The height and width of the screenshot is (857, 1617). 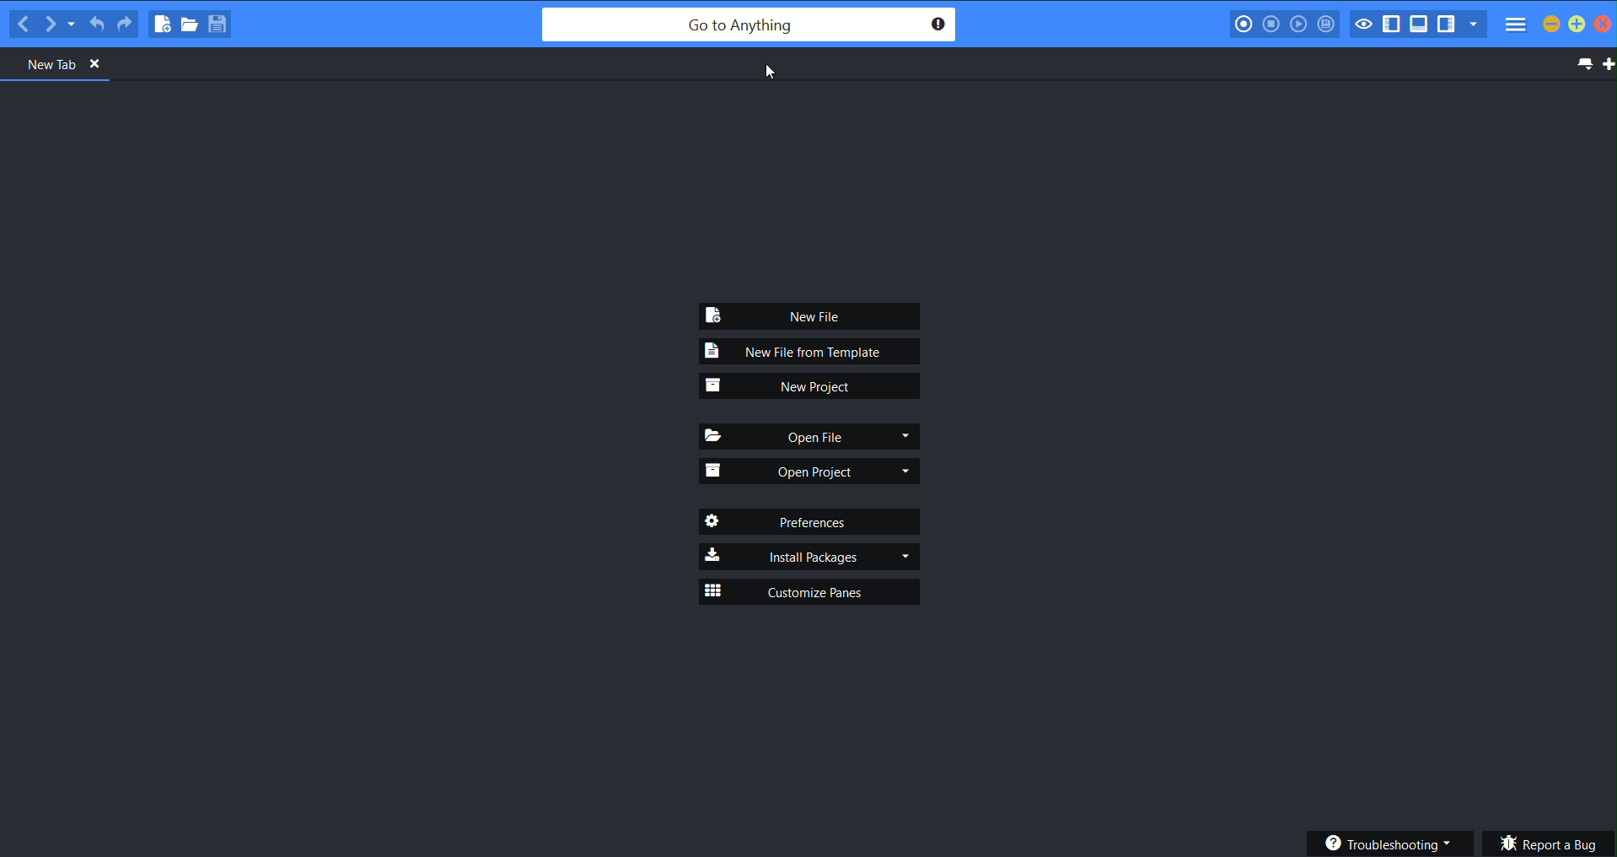 What do you see at coordinates (1607, 68) in the screenshot?
I see `new tab` at bounding box center [1607, 68].